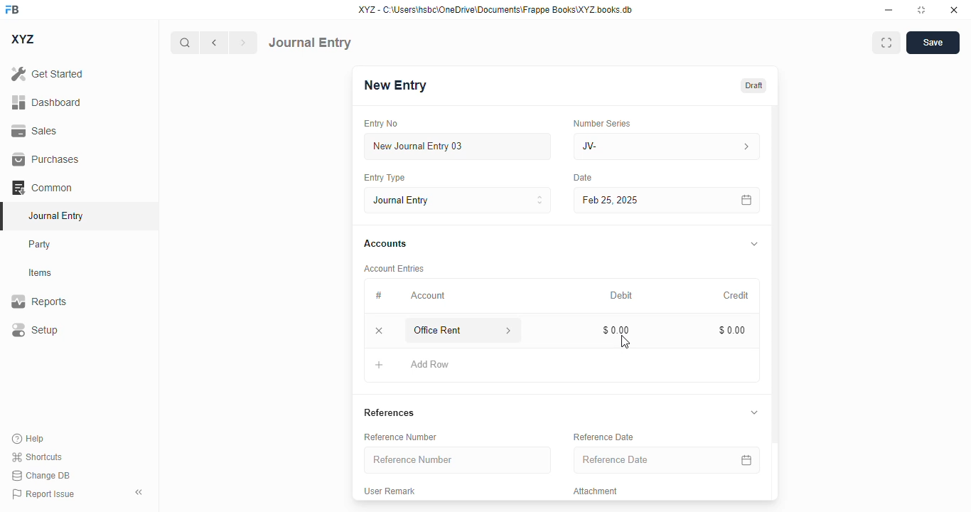 The width and height of the screenshot is (971, 512). I want to click on XYZ, so click(23, 39).